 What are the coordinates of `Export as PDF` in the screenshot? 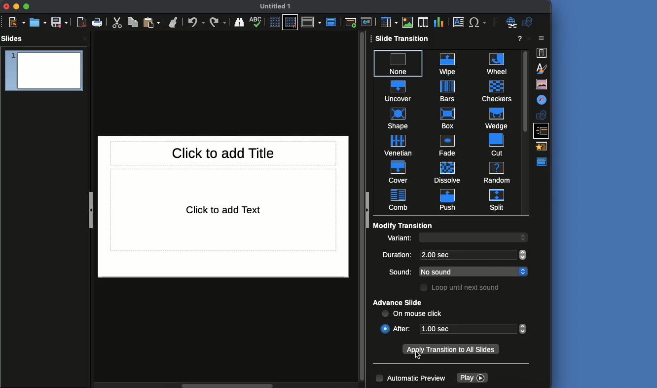 It's located at (82, 23).